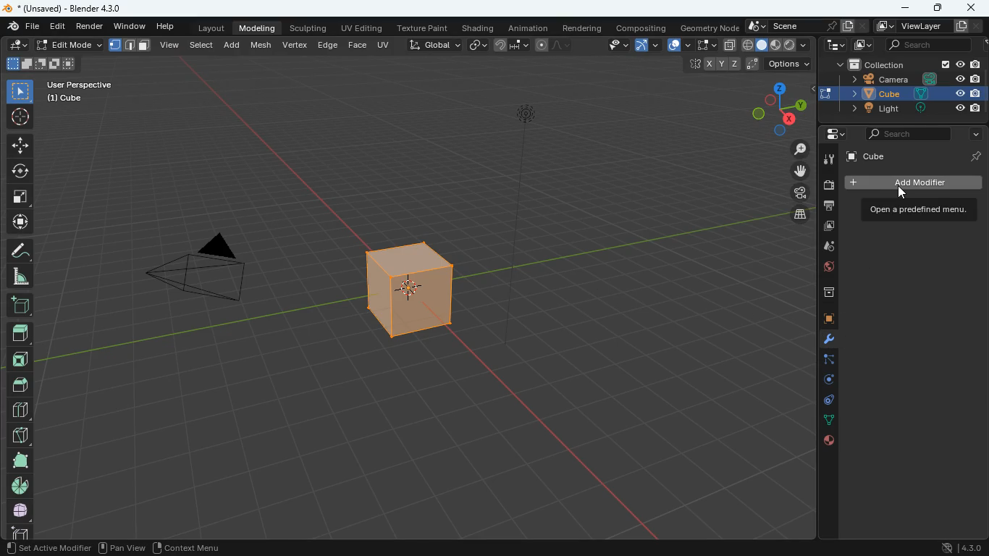 The height and width of the screenshot is (556, 989). I want to click on cursor, so click(909, 194).